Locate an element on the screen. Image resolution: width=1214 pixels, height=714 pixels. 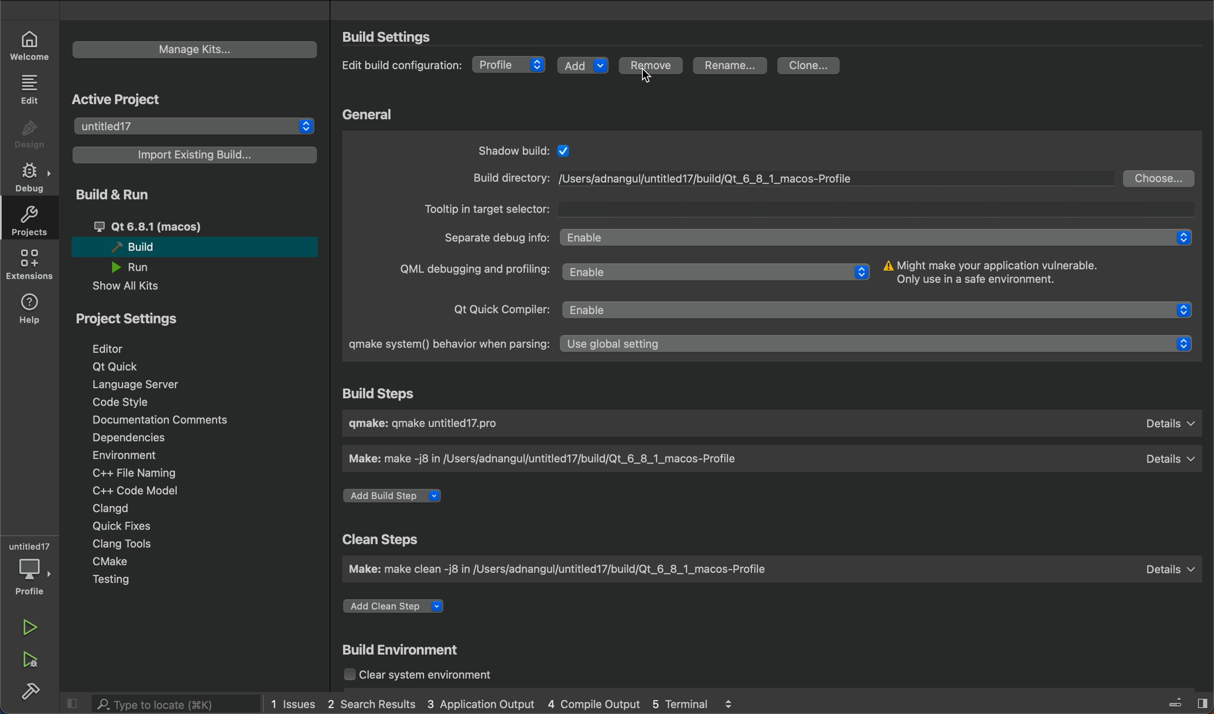
general settings is located at coordinates (466, 148).